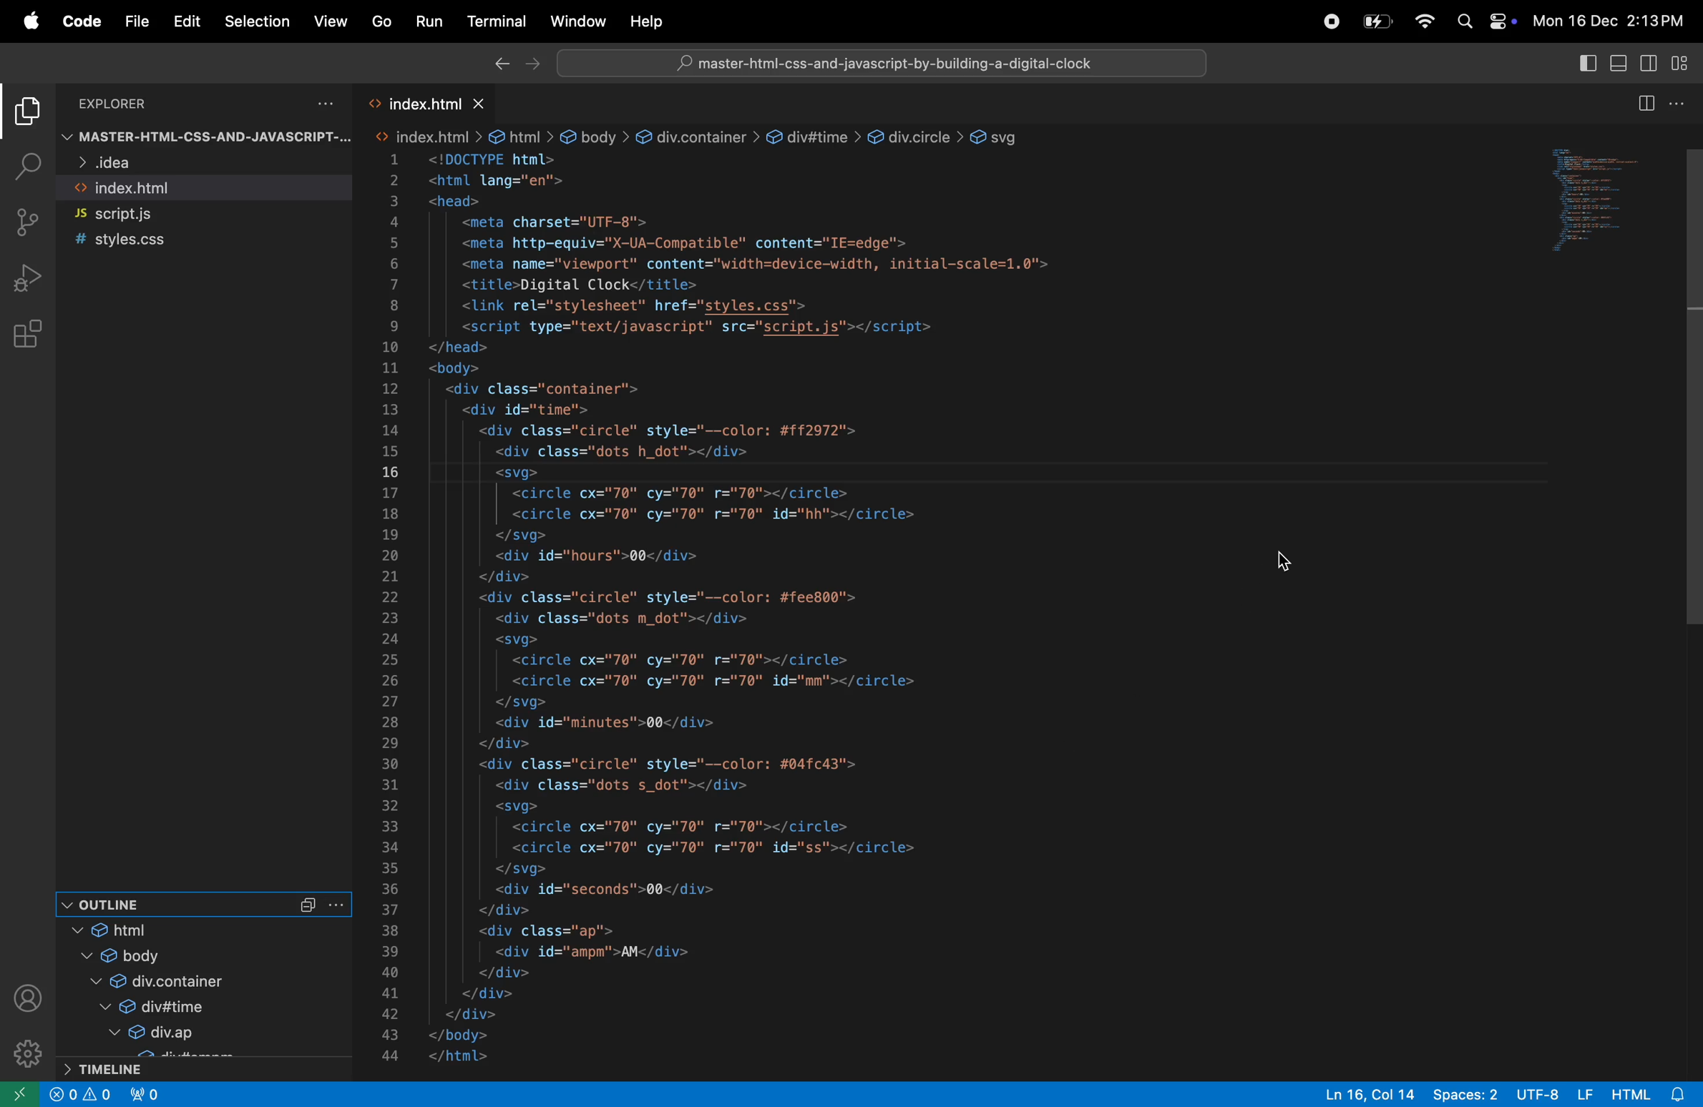 The image size is (1703, 1107). What do you see at coordinates (200, 1033) in the screenshot?
I see `div ap` at bounding box center [200, 1033].